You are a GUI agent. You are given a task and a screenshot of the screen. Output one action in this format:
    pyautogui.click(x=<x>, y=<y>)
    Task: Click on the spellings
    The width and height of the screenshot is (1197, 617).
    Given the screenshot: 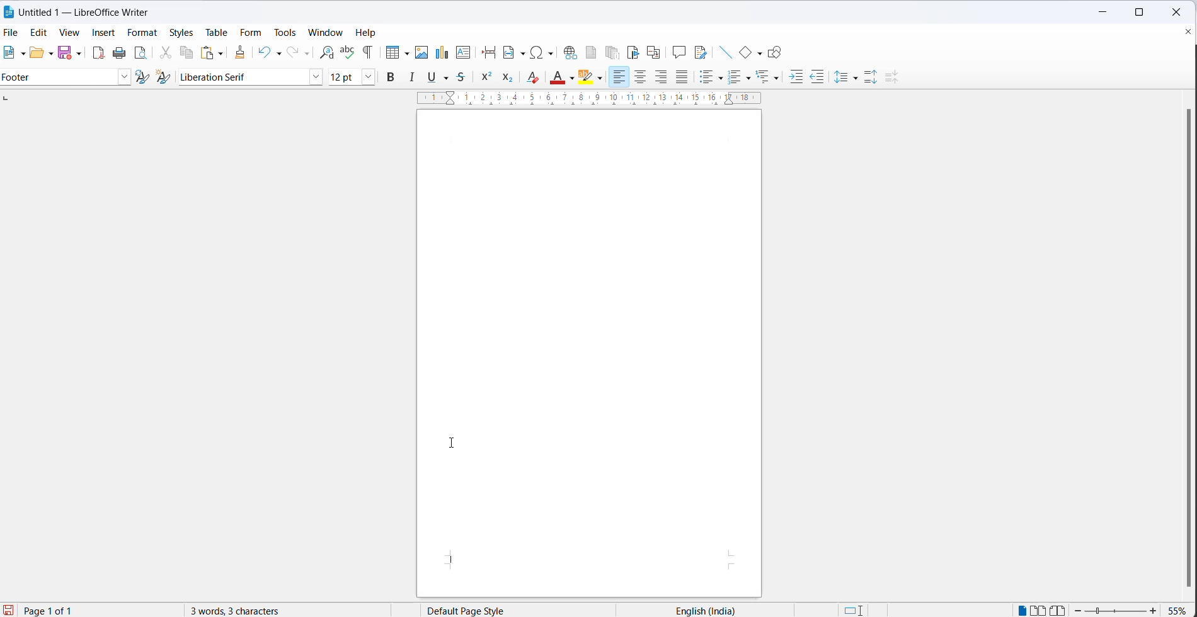 What is the action you would take?
    pyautogui.click(x=349, y=54)
    